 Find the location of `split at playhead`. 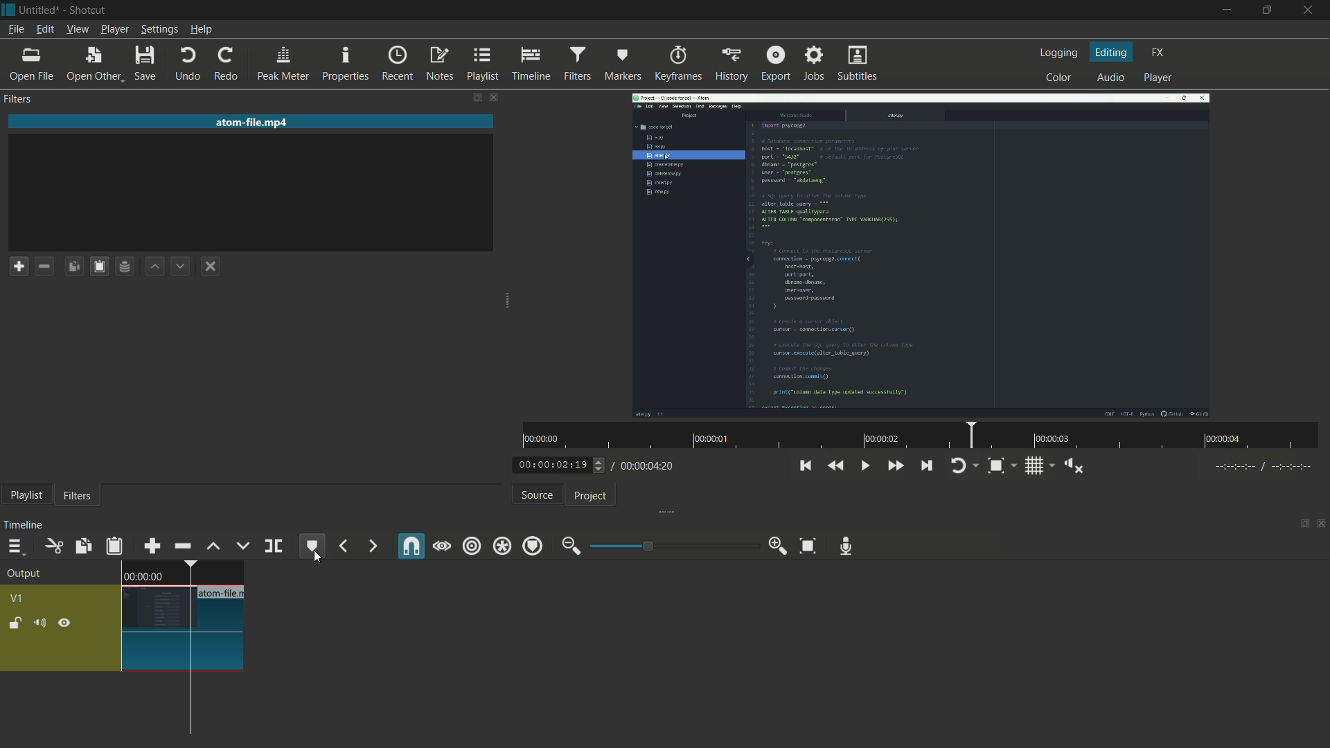

split at playhead is located at coordinates (274, 546).